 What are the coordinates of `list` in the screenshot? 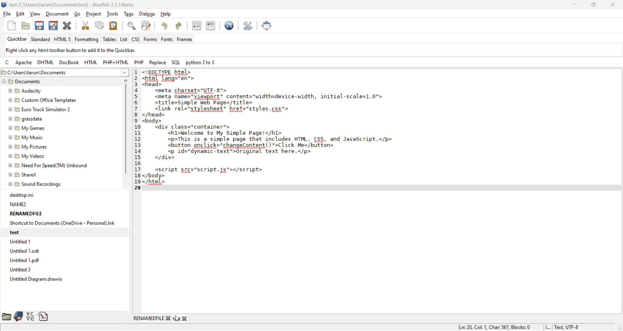 It's located at (124, 39).